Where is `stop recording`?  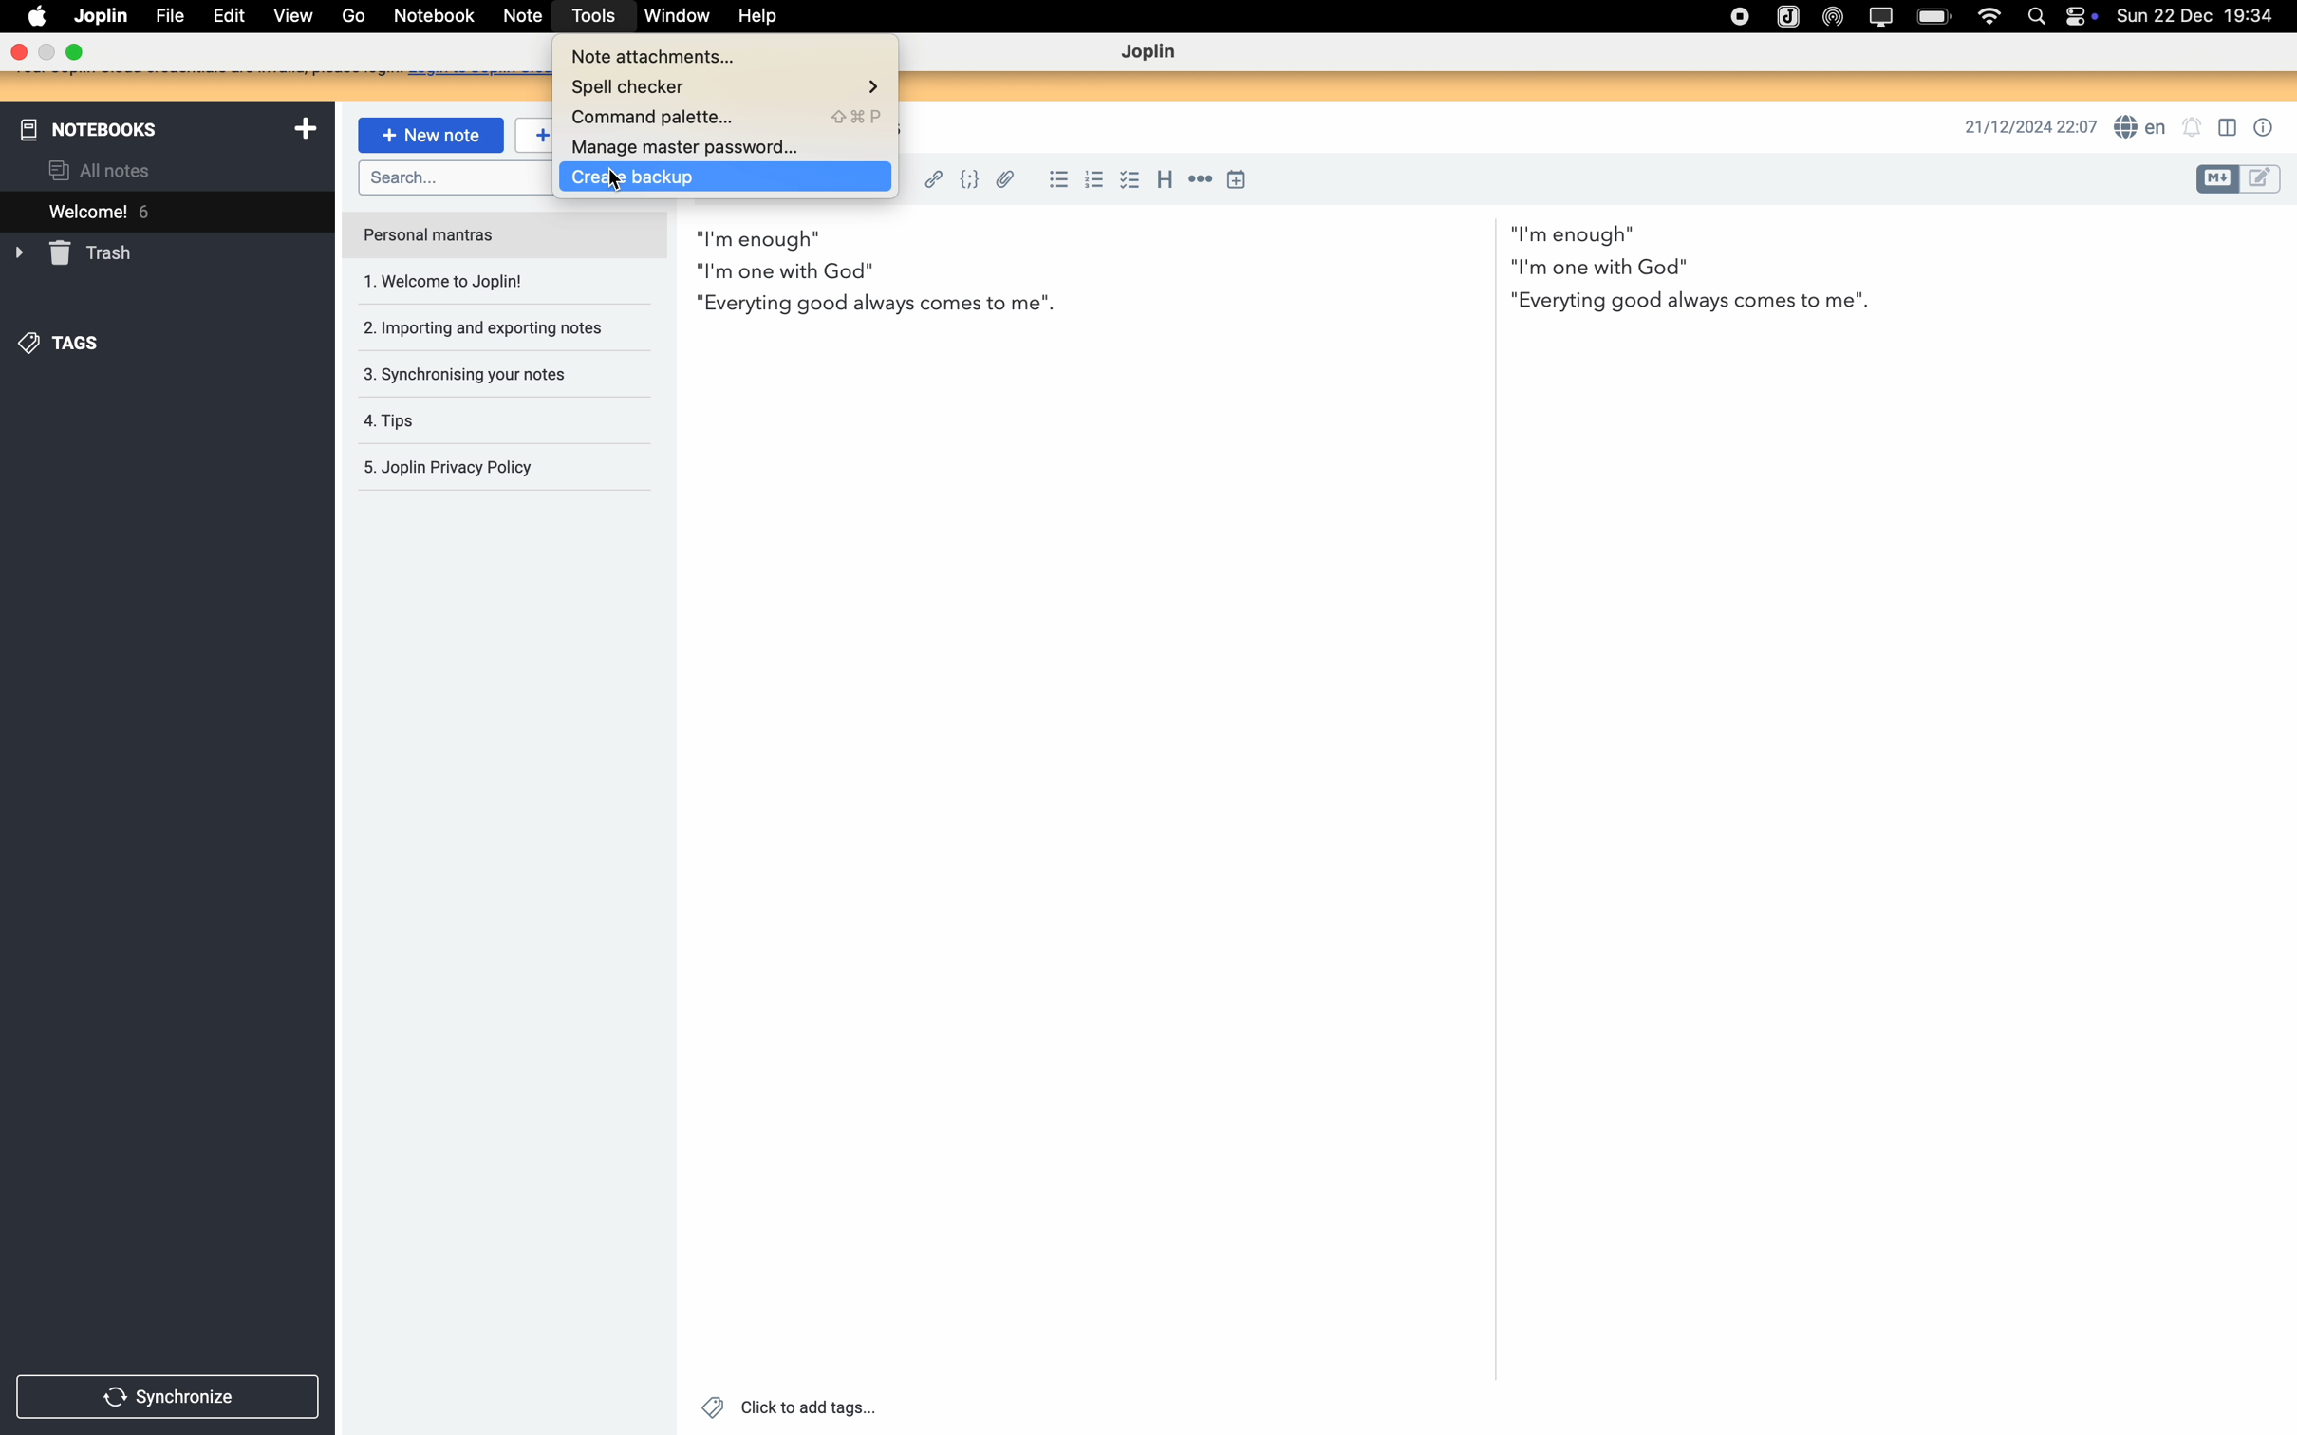
stop recording is located at coordinates (1736, 19).